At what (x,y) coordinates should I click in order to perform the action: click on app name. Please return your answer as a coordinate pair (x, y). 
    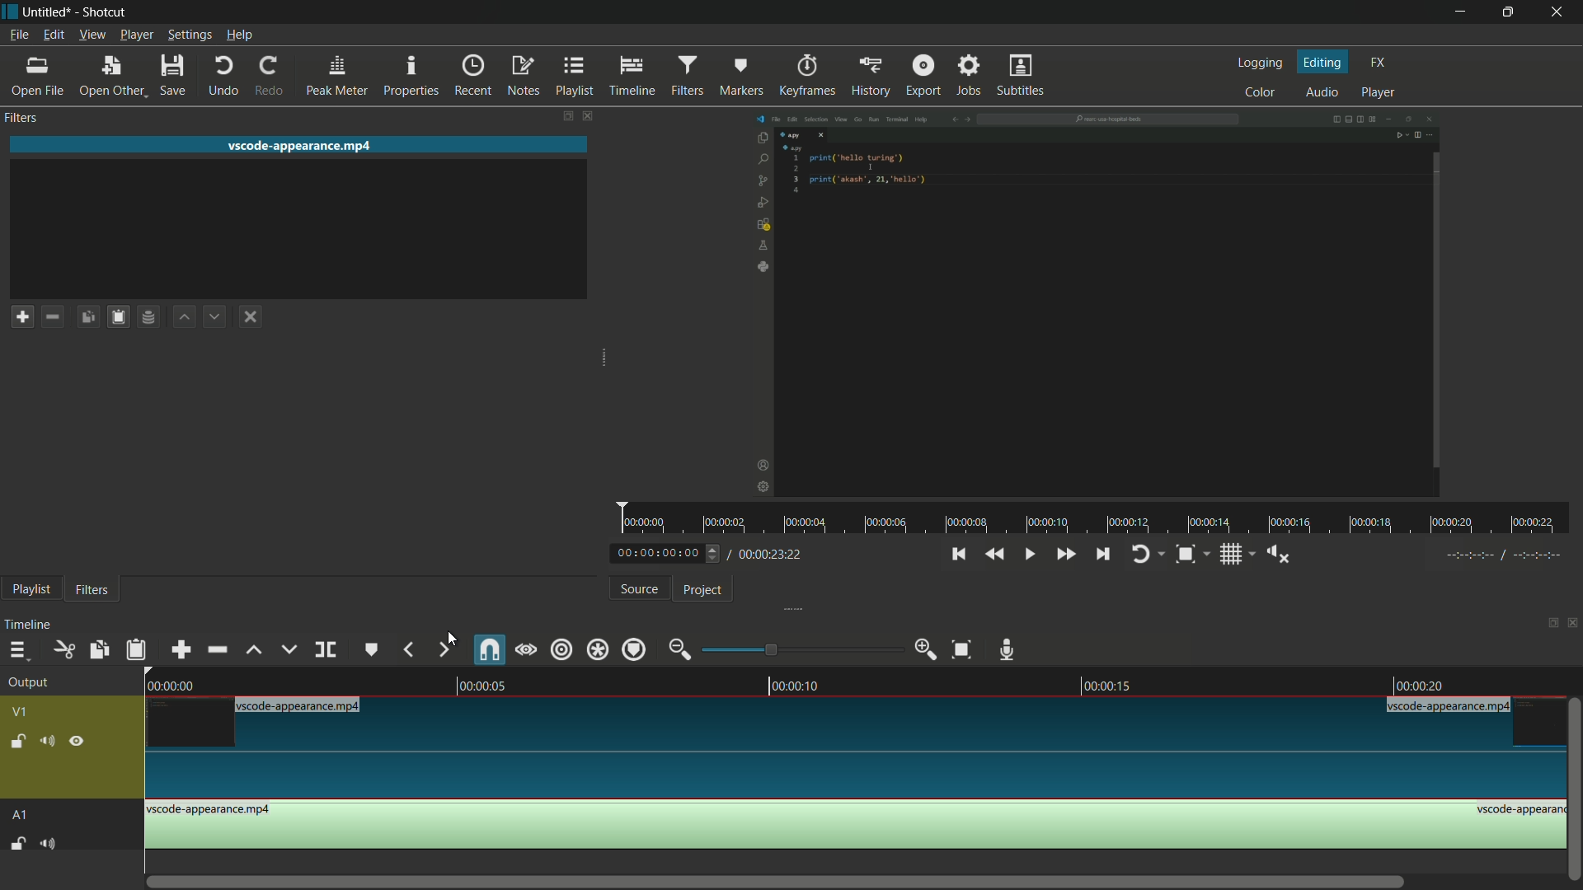
    Looking at the image, I should click on (105, 13).